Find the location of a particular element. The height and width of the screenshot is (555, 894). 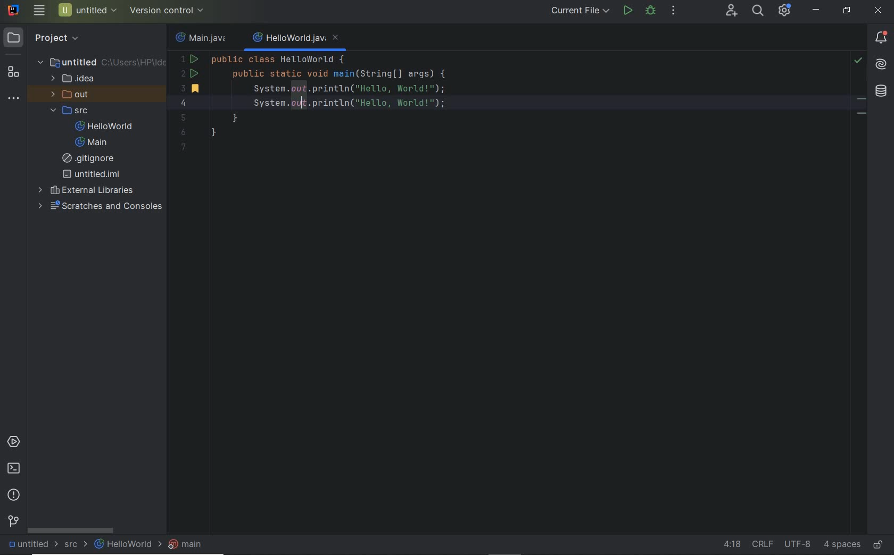

run is located at coordinates (628, 10).